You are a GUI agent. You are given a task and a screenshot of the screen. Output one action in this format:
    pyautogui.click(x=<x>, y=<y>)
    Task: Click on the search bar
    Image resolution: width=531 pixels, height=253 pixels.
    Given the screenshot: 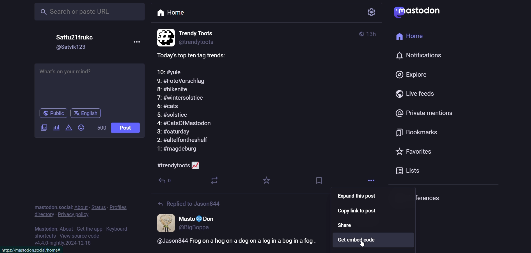 What is the action you would take?
    pyautogui.click(x=90, y=11)
    